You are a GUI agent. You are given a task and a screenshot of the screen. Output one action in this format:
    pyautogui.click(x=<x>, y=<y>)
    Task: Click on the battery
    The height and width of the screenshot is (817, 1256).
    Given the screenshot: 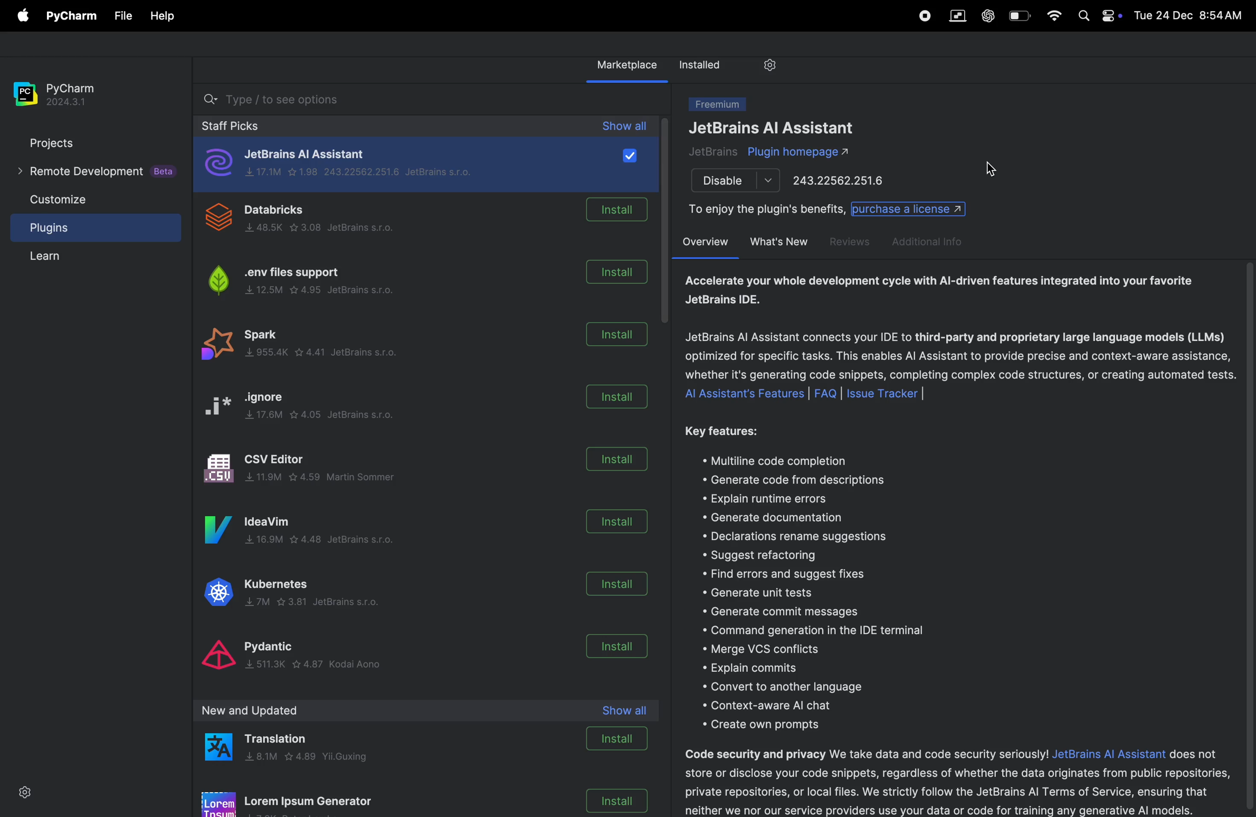 What is the action you would take?
    pyautogui.click(x=1015, y=14)
    